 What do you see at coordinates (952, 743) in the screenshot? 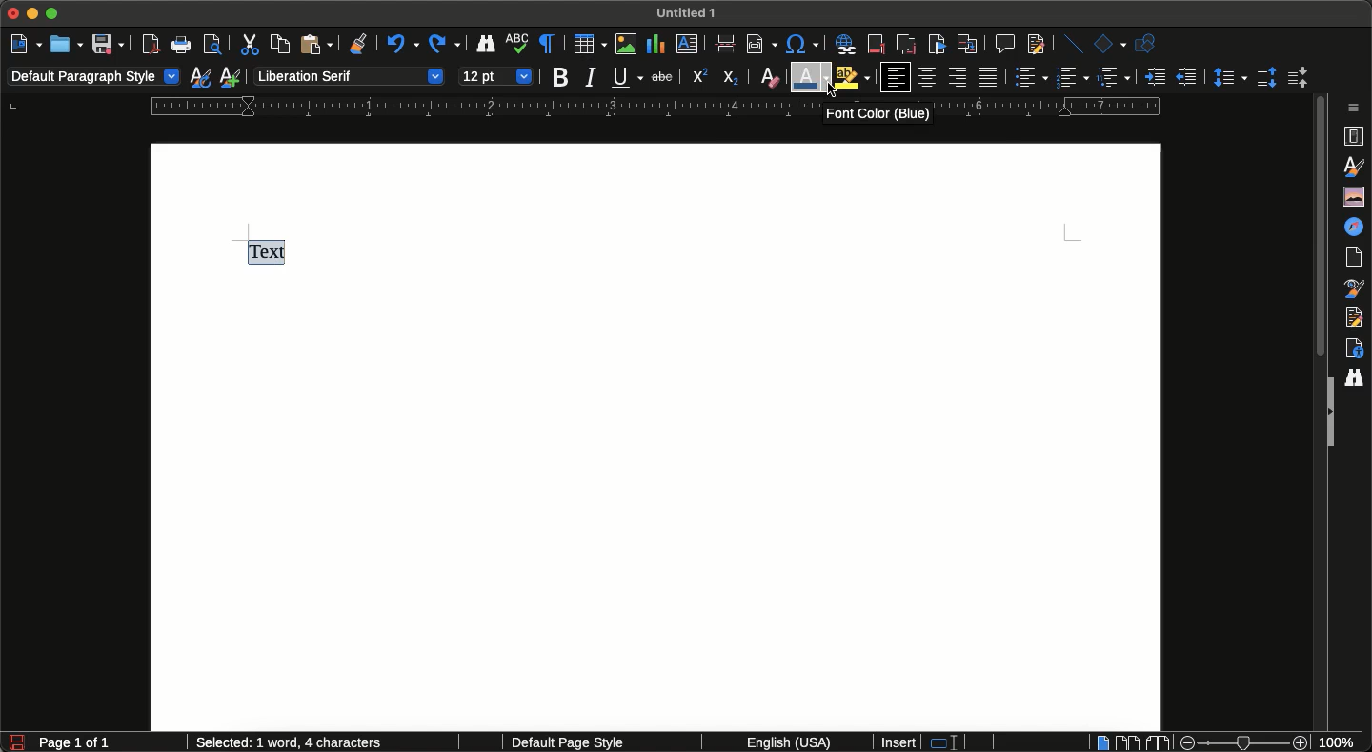
I see `Standard selection` at bounding box center [952, 743].